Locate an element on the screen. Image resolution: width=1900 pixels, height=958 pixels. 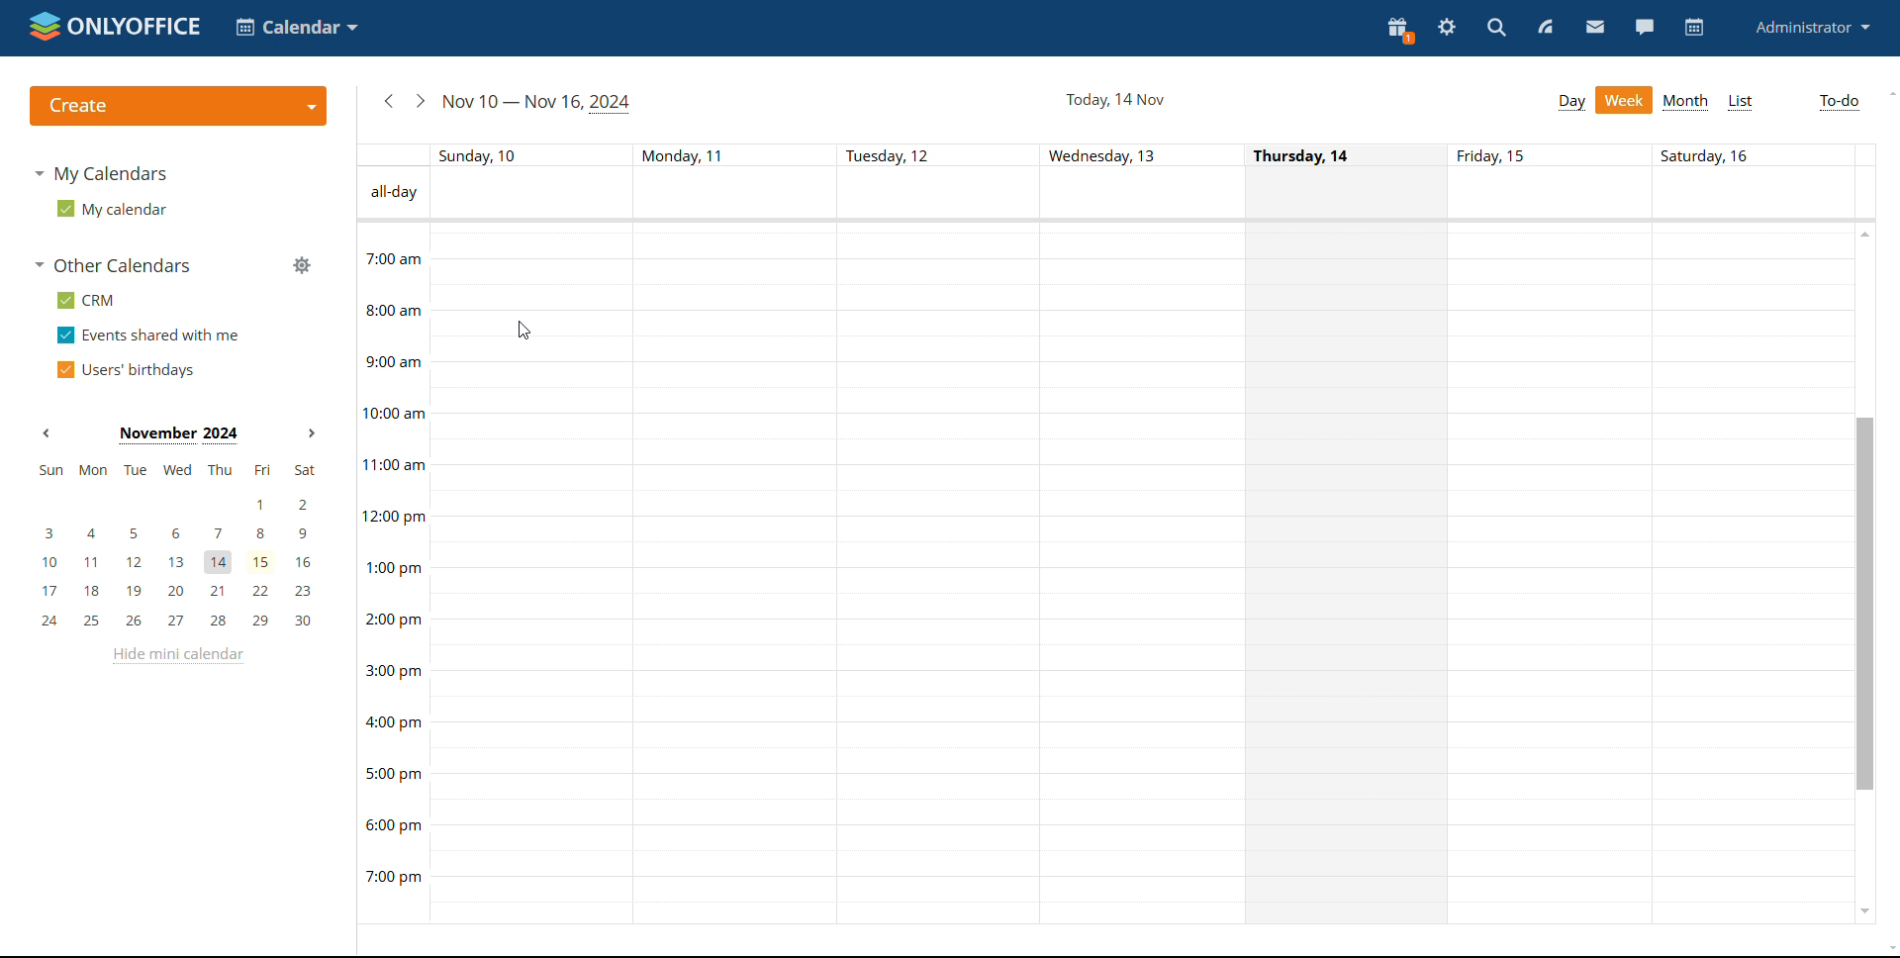
administrator is located at coordinates (1811, 26).